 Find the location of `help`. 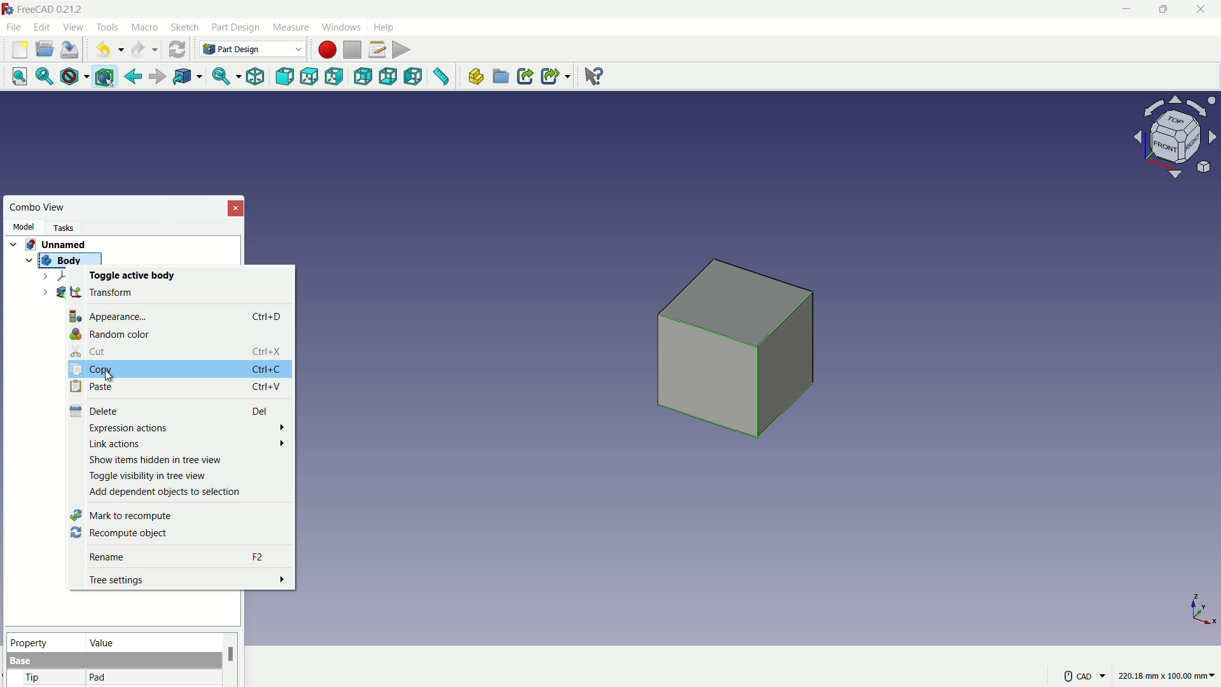

help is located at coordinates (385, 26).